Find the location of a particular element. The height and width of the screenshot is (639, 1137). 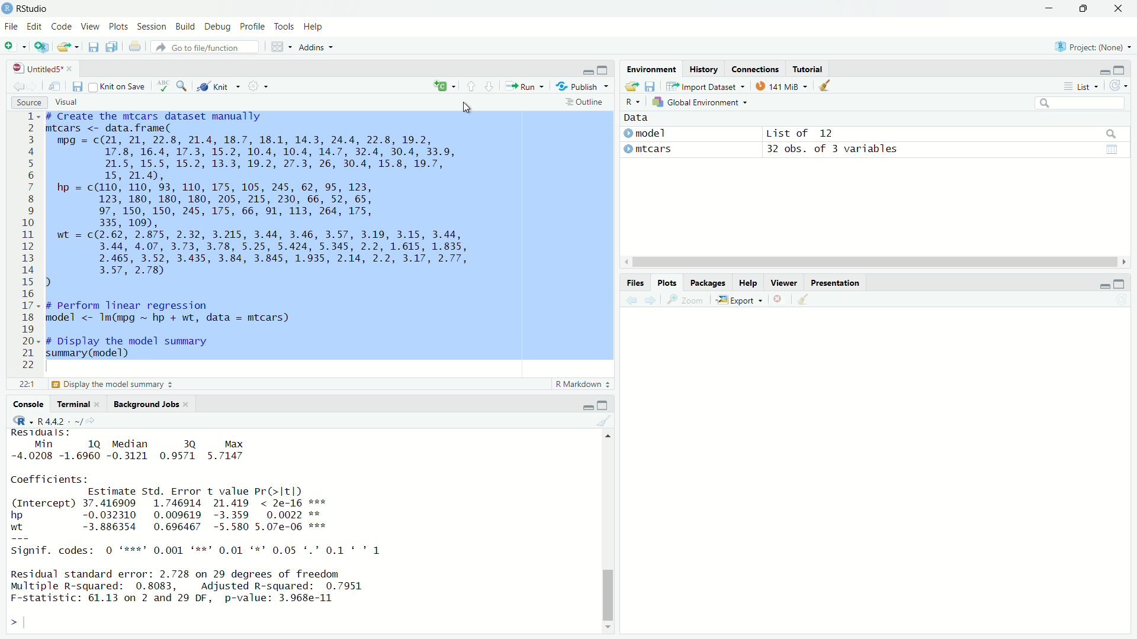

workspace panes is located at coordinates (278, 47).